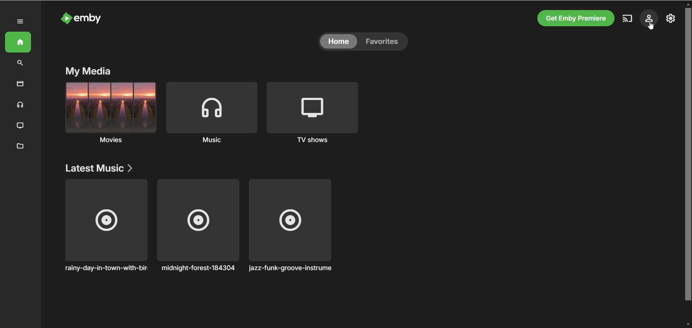 This screenshot has width=692, height=328. I want to click on favorites, so click(384, 42).